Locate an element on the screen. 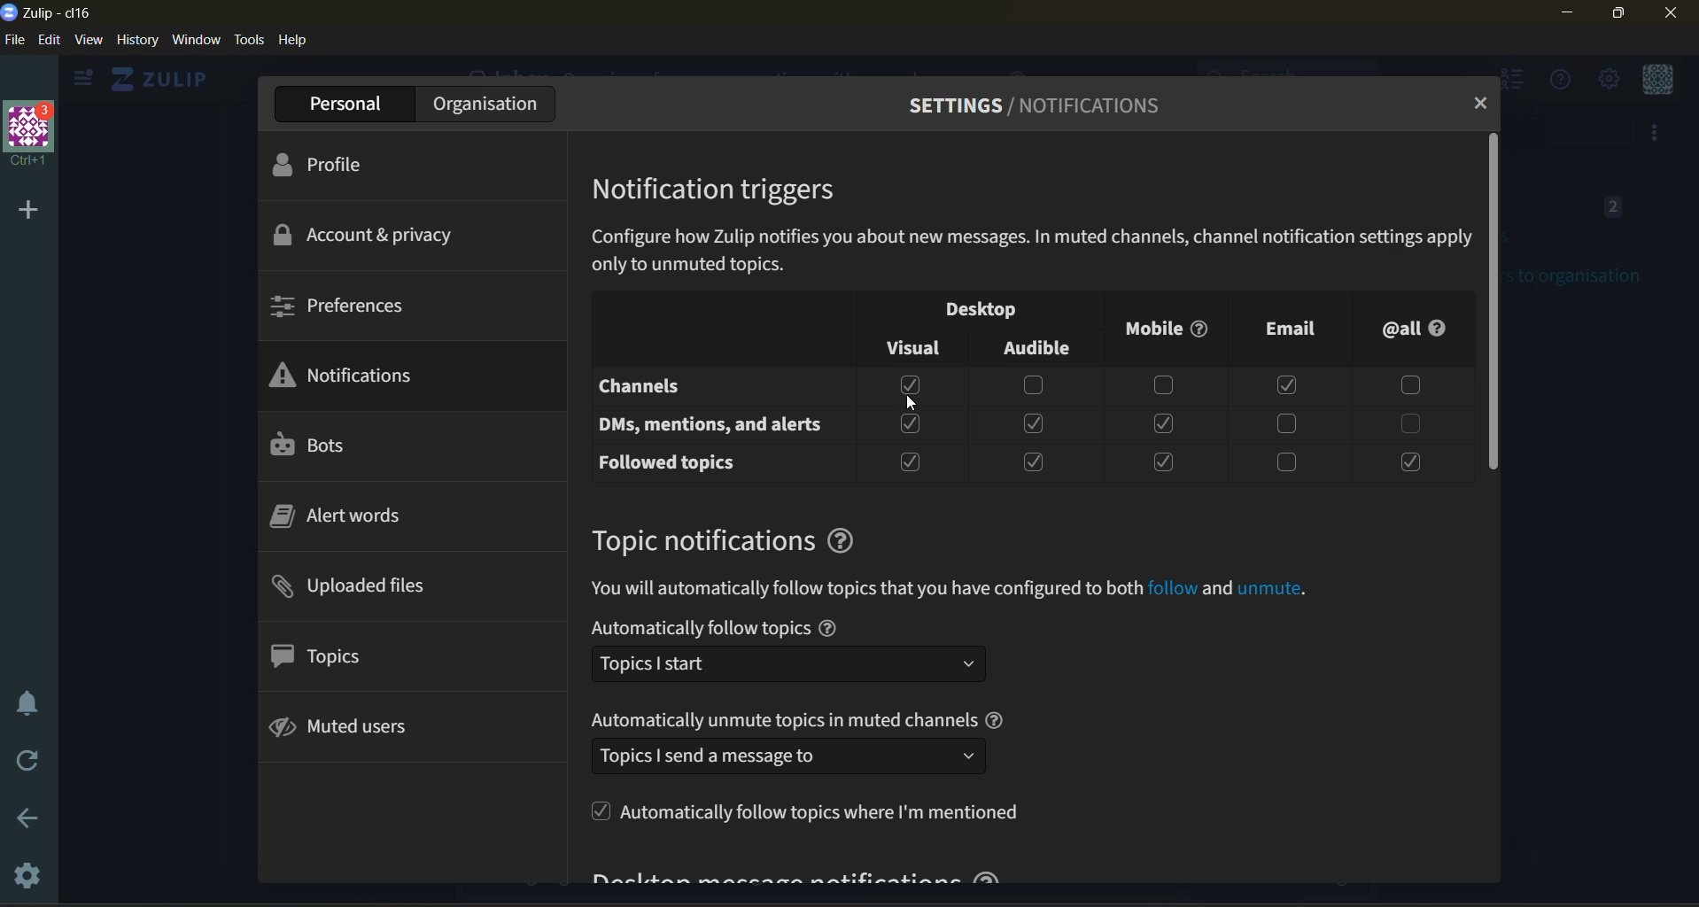 This screenshot has height=907, width=1699. checkbox is located at coordinates (1162, 384).